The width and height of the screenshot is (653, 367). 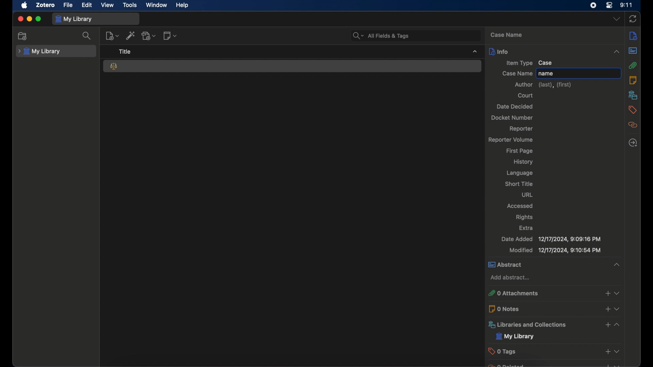 What do you see at coordinates (633, 125) in the screenshot?
I see `related` at bounding box center [633, 125].